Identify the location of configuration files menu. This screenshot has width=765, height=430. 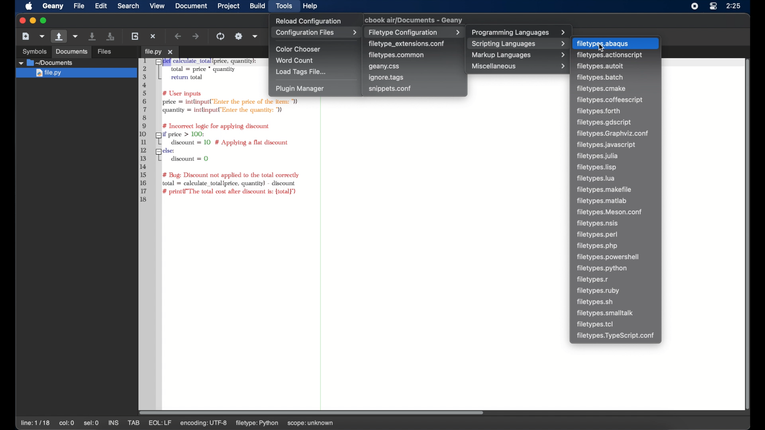
(316, 33).